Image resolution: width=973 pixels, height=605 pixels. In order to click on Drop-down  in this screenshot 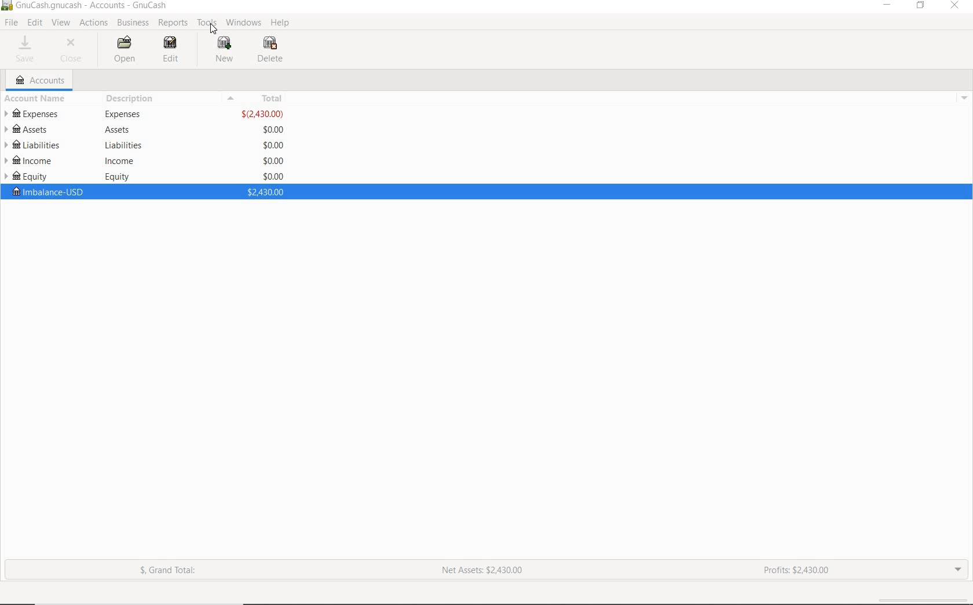, I will do `click(965, 97)`.